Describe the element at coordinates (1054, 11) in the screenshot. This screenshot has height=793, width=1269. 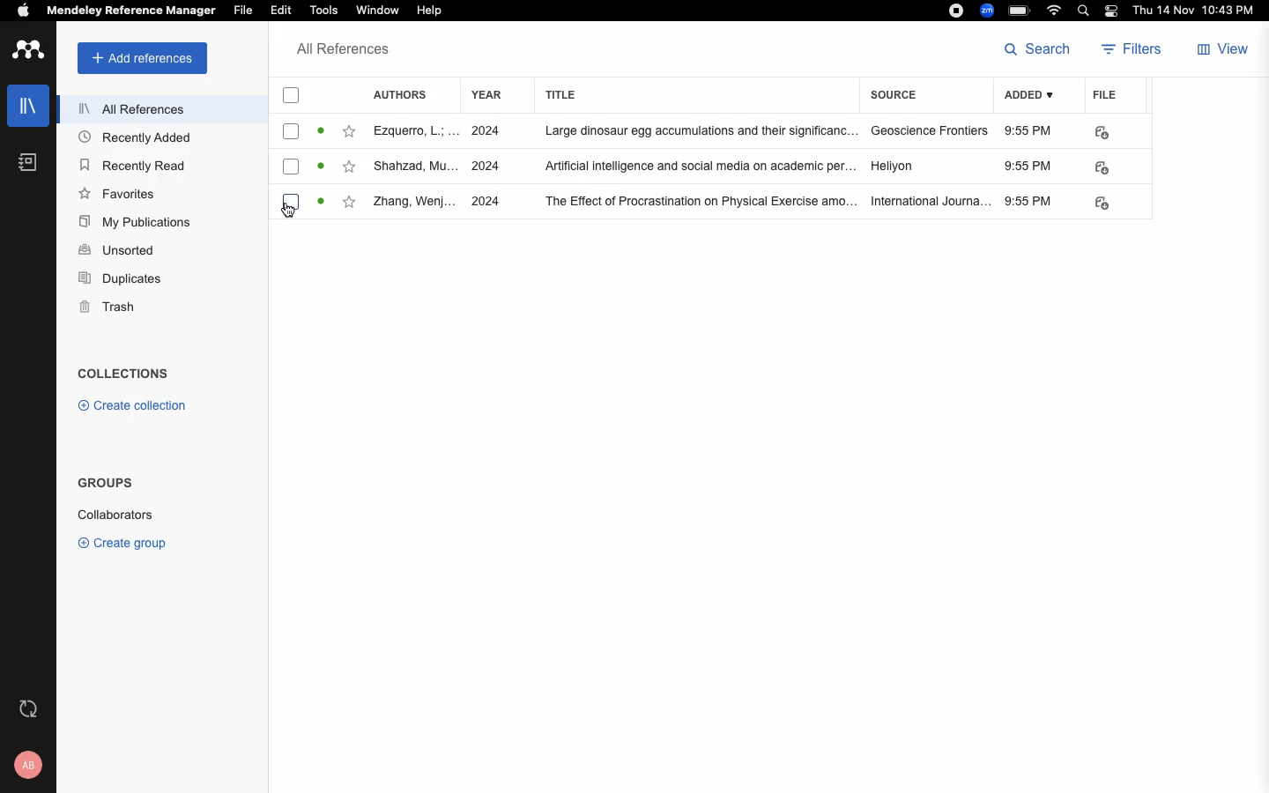
I see `Internet` at that location.